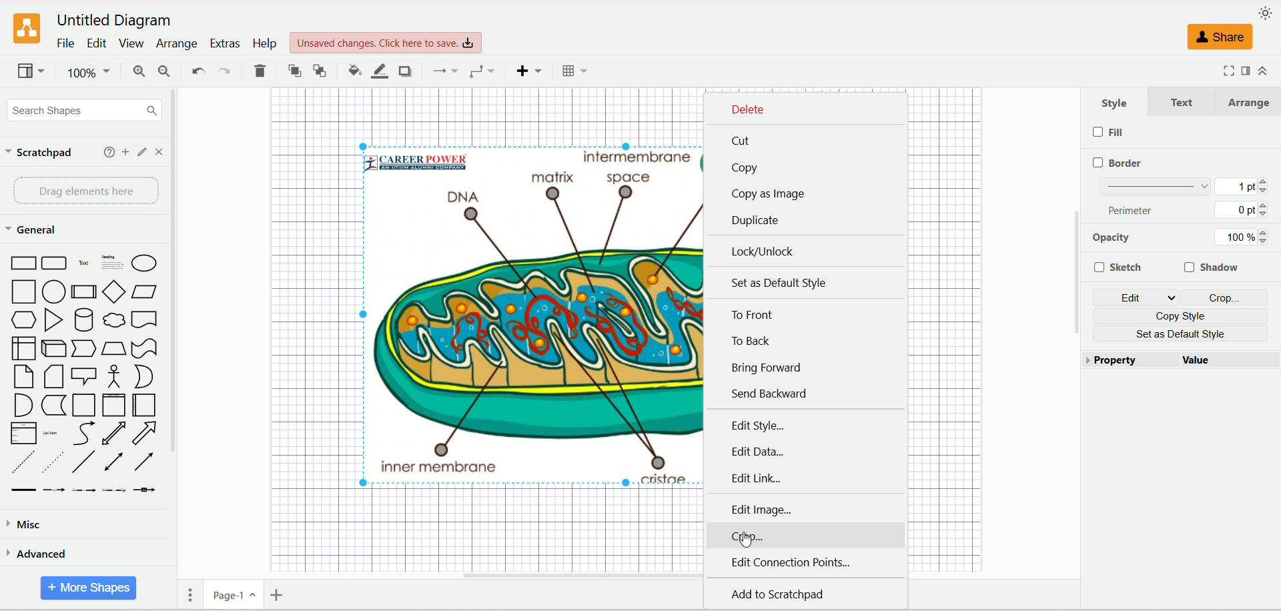 The height and width of the screenshot is (611, 1281). What do you see at coordinates (1112, 239) in the screenshot?
I see `opacity` at bounding box center [1112, 239].